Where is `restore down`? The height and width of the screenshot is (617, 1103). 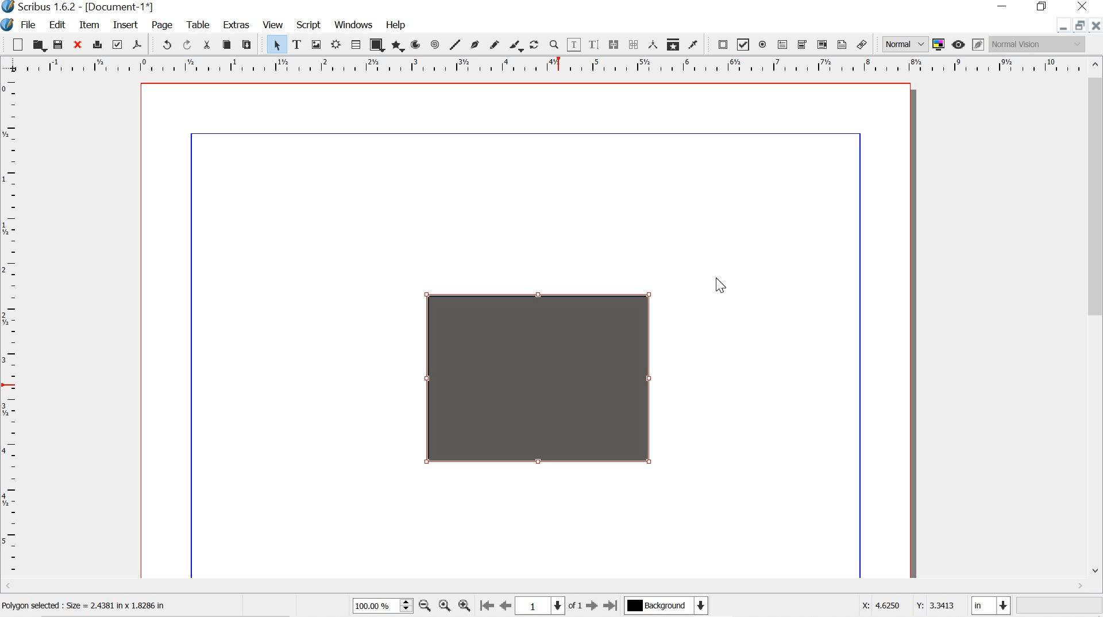
restore down is located at coordinates (1043, 7).